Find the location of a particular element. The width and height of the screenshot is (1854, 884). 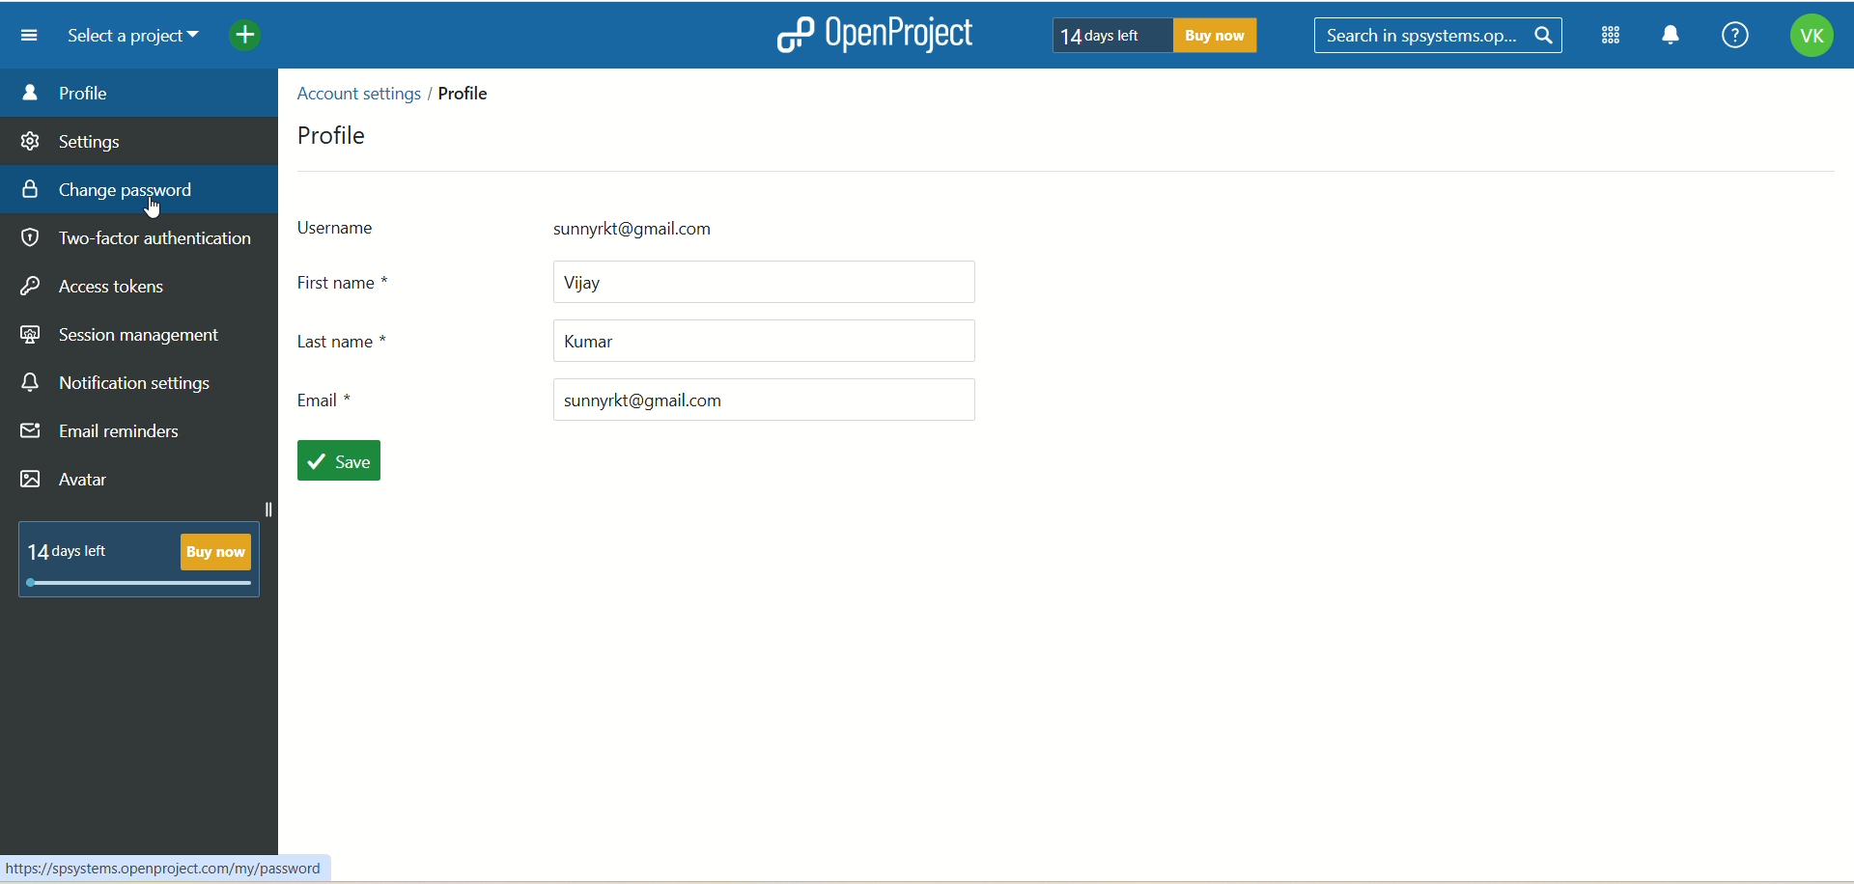

URL is located at coordinates (163, 867).